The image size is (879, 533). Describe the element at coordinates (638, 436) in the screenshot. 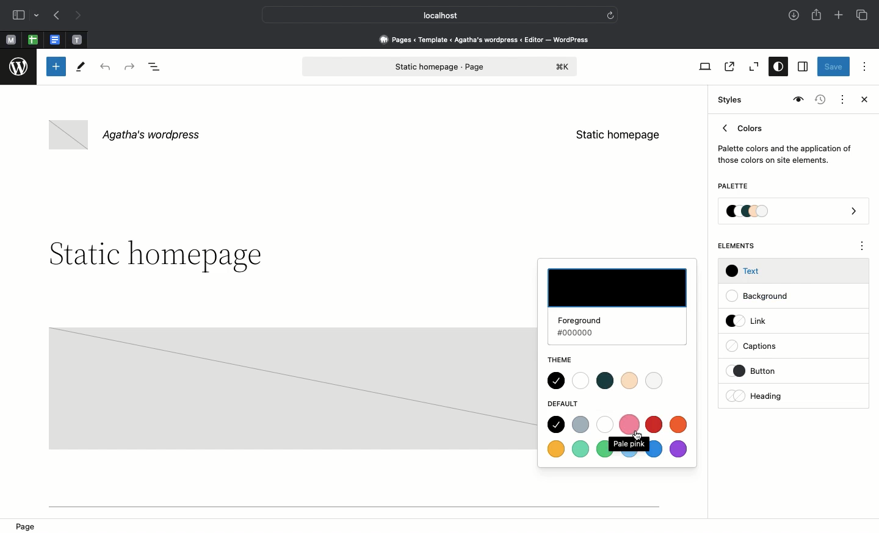

I see `cursor` at that location.